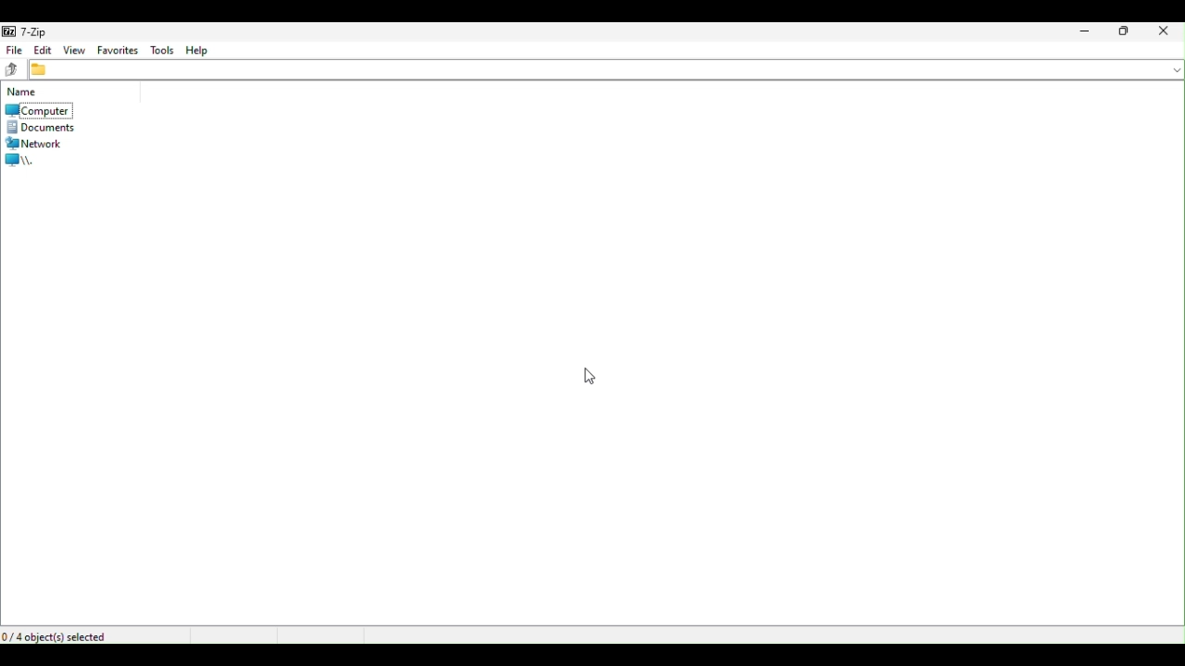  I want to click on Favourite, so click(118, 48).